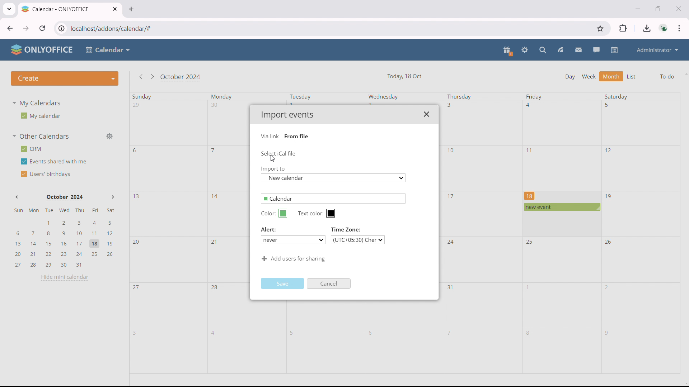  What do you see at coordinates (65, 277) in the screenshot?
I see `hide mini calendar` at bounding box center [65, 277].